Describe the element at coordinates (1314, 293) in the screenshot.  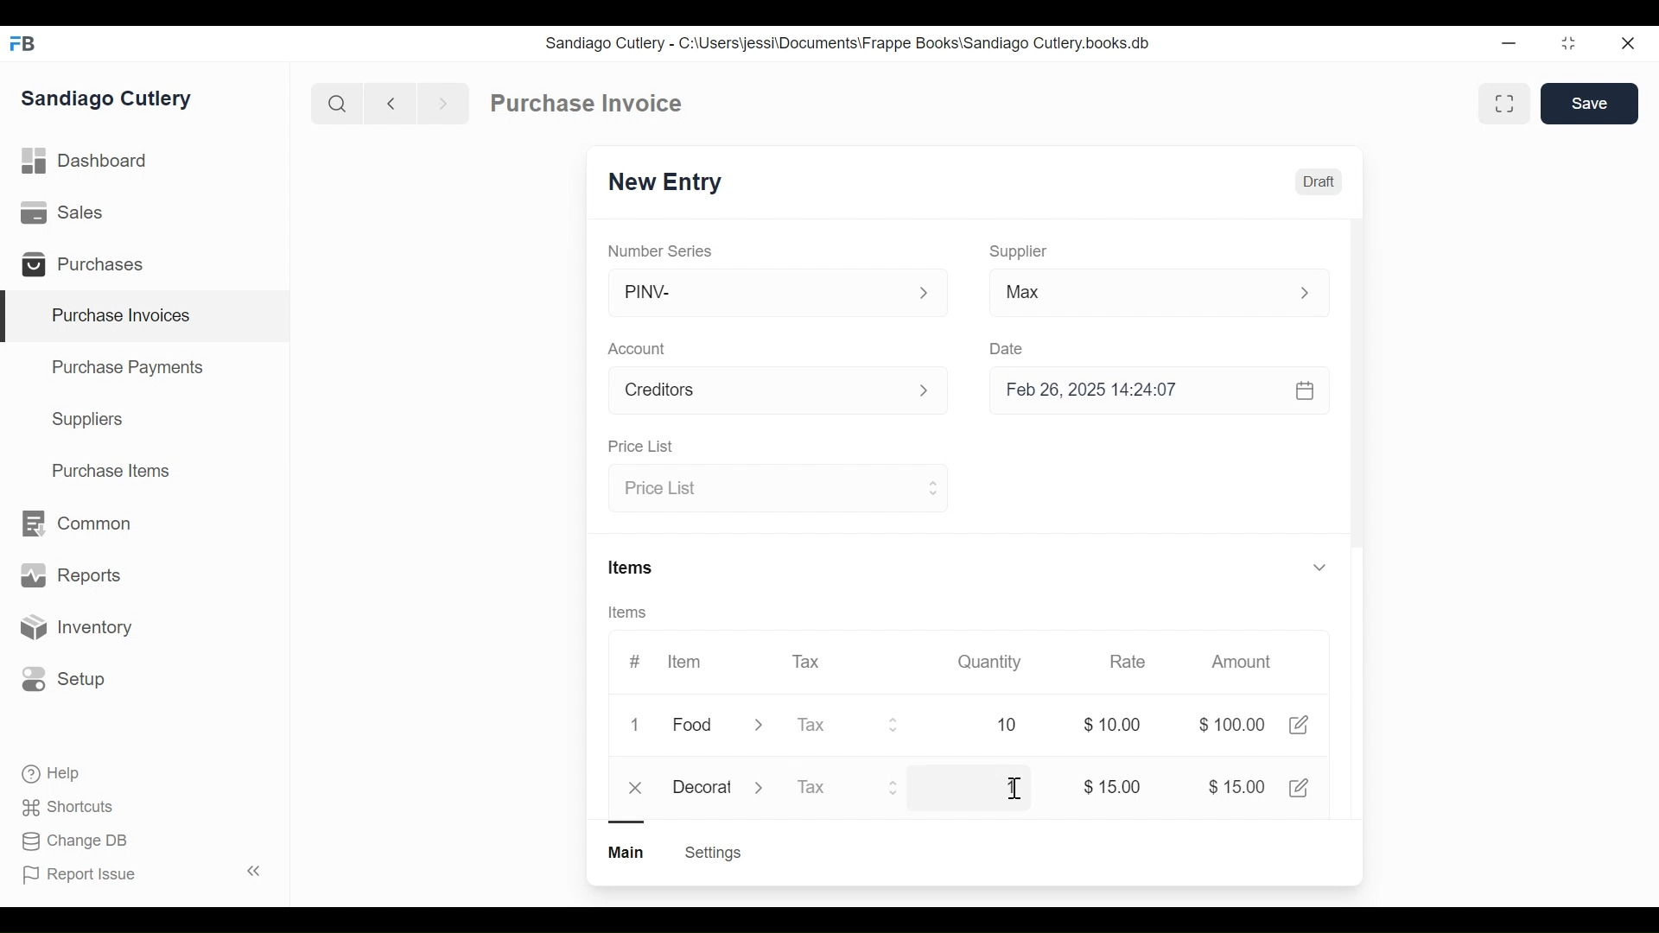
I see `Expand` at that location.